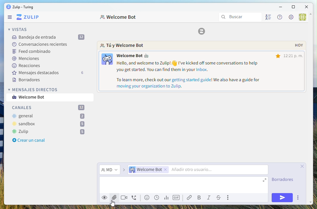  What do you see at coordinates (311, 15) in the screenshot?
I see `hide menu` at bounding box center [311, 15].